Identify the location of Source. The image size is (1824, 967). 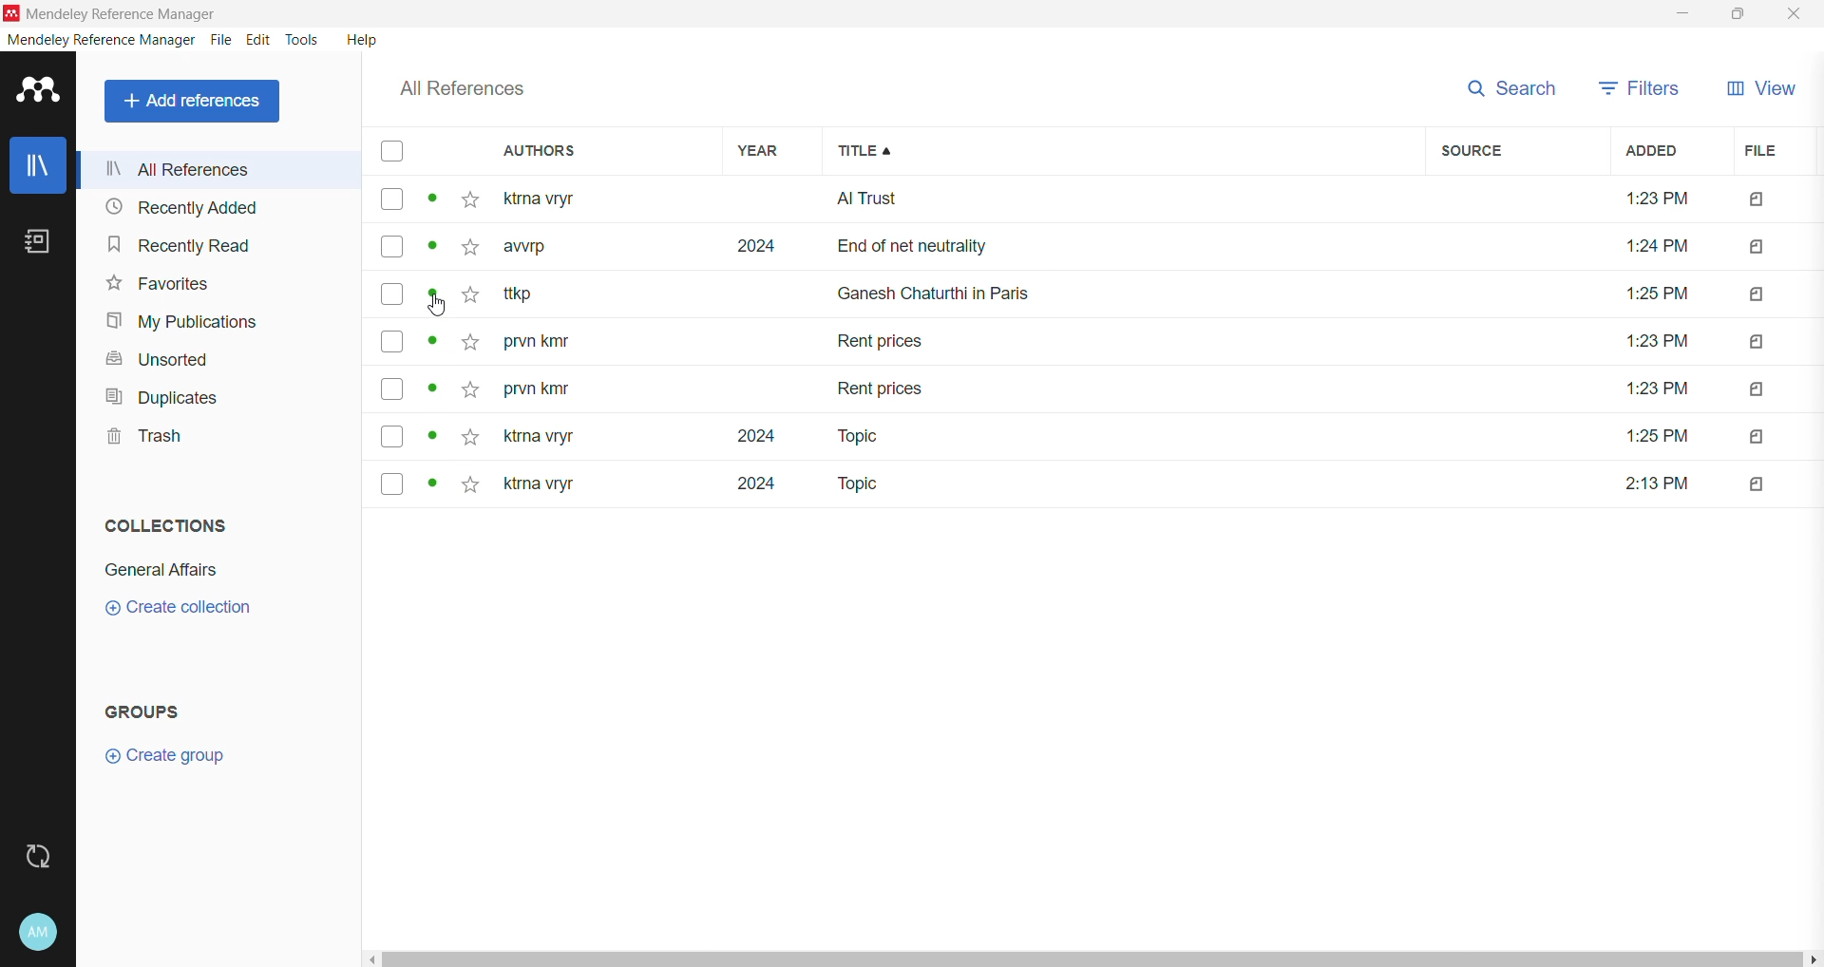
(1521, 152).